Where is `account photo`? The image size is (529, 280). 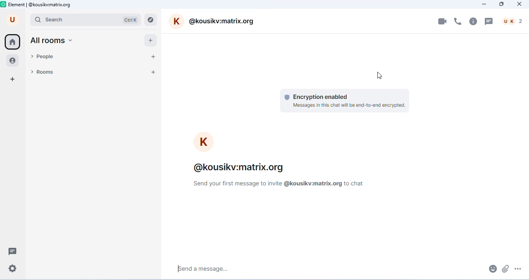 account photo is located at coordinates (204, 142).